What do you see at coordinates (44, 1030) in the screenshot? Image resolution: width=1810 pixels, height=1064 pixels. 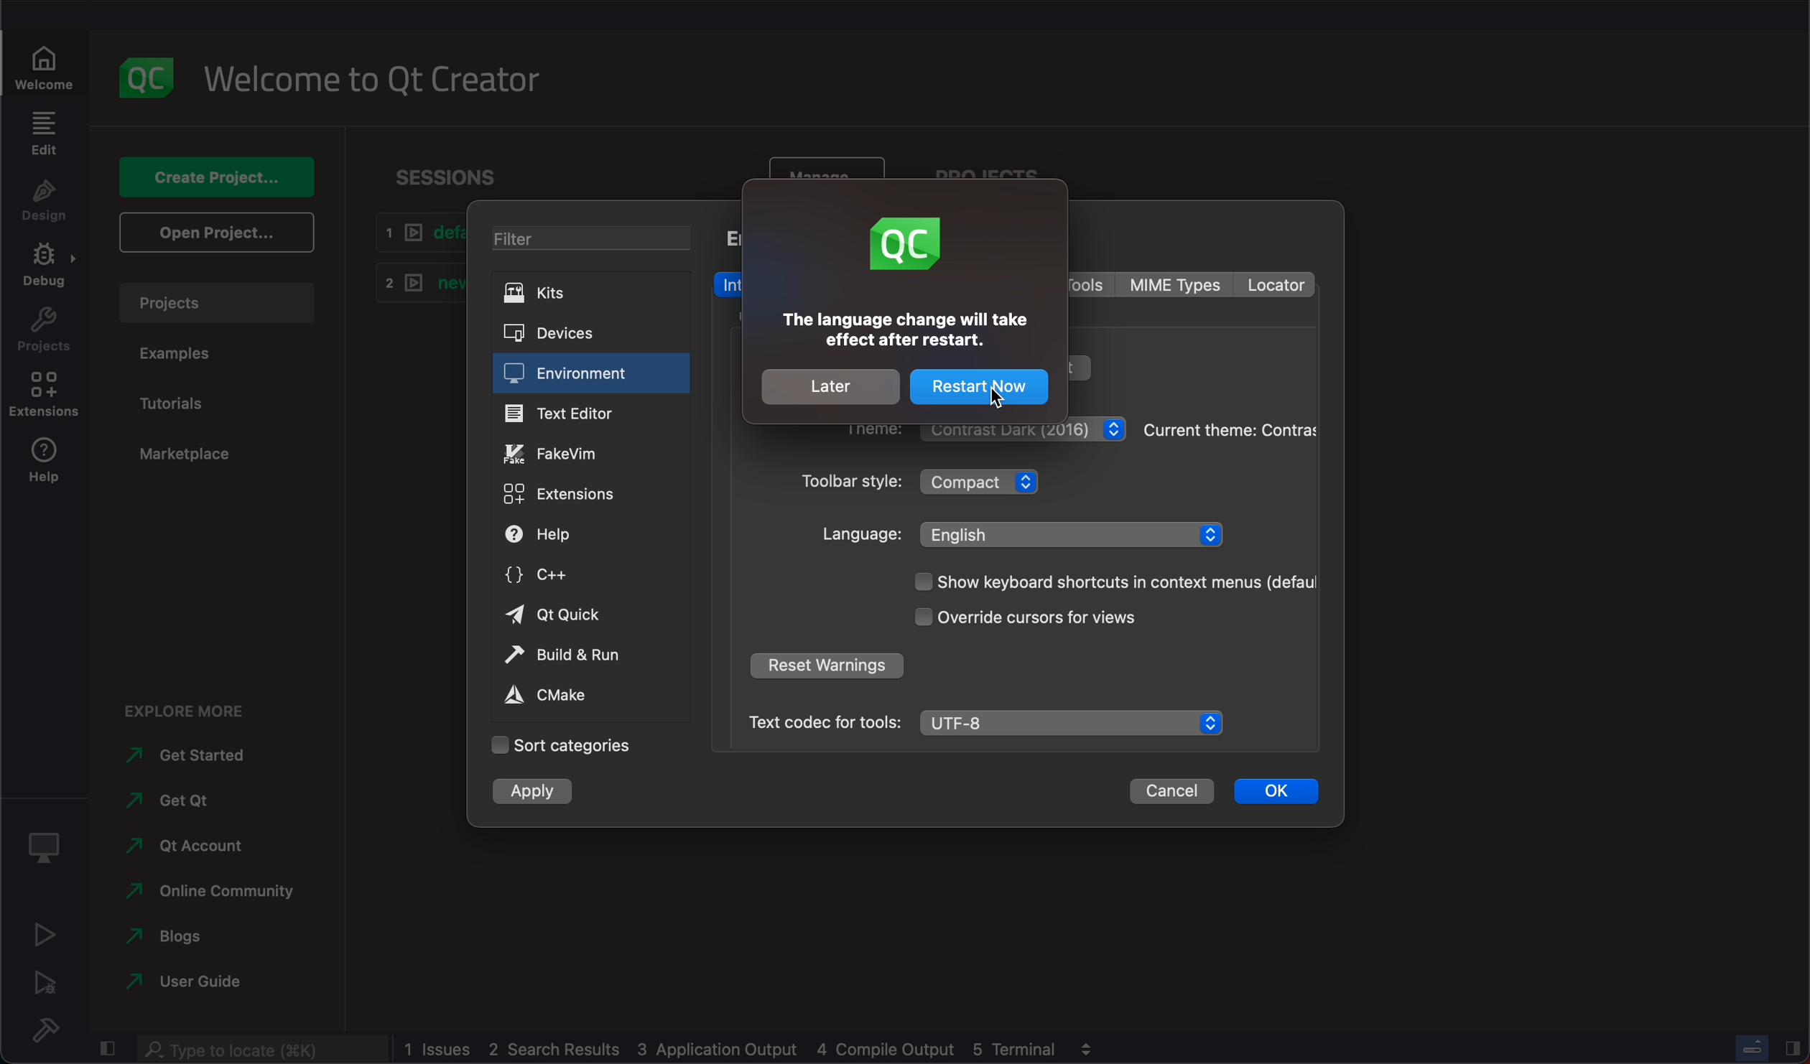 I see `build` at bounding box center [44, 1030].